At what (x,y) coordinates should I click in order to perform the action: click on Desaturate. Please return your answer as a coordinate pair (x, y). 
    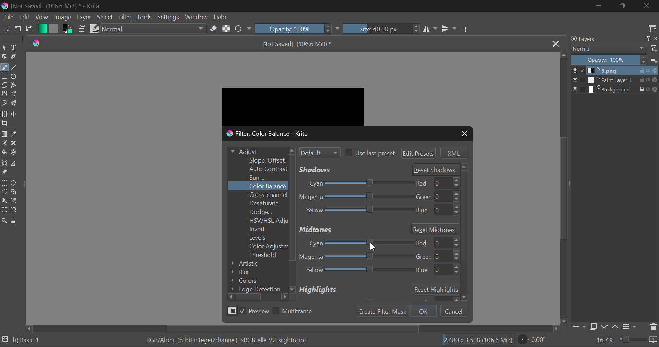
    Looking at the image, I should click on (257, 203).